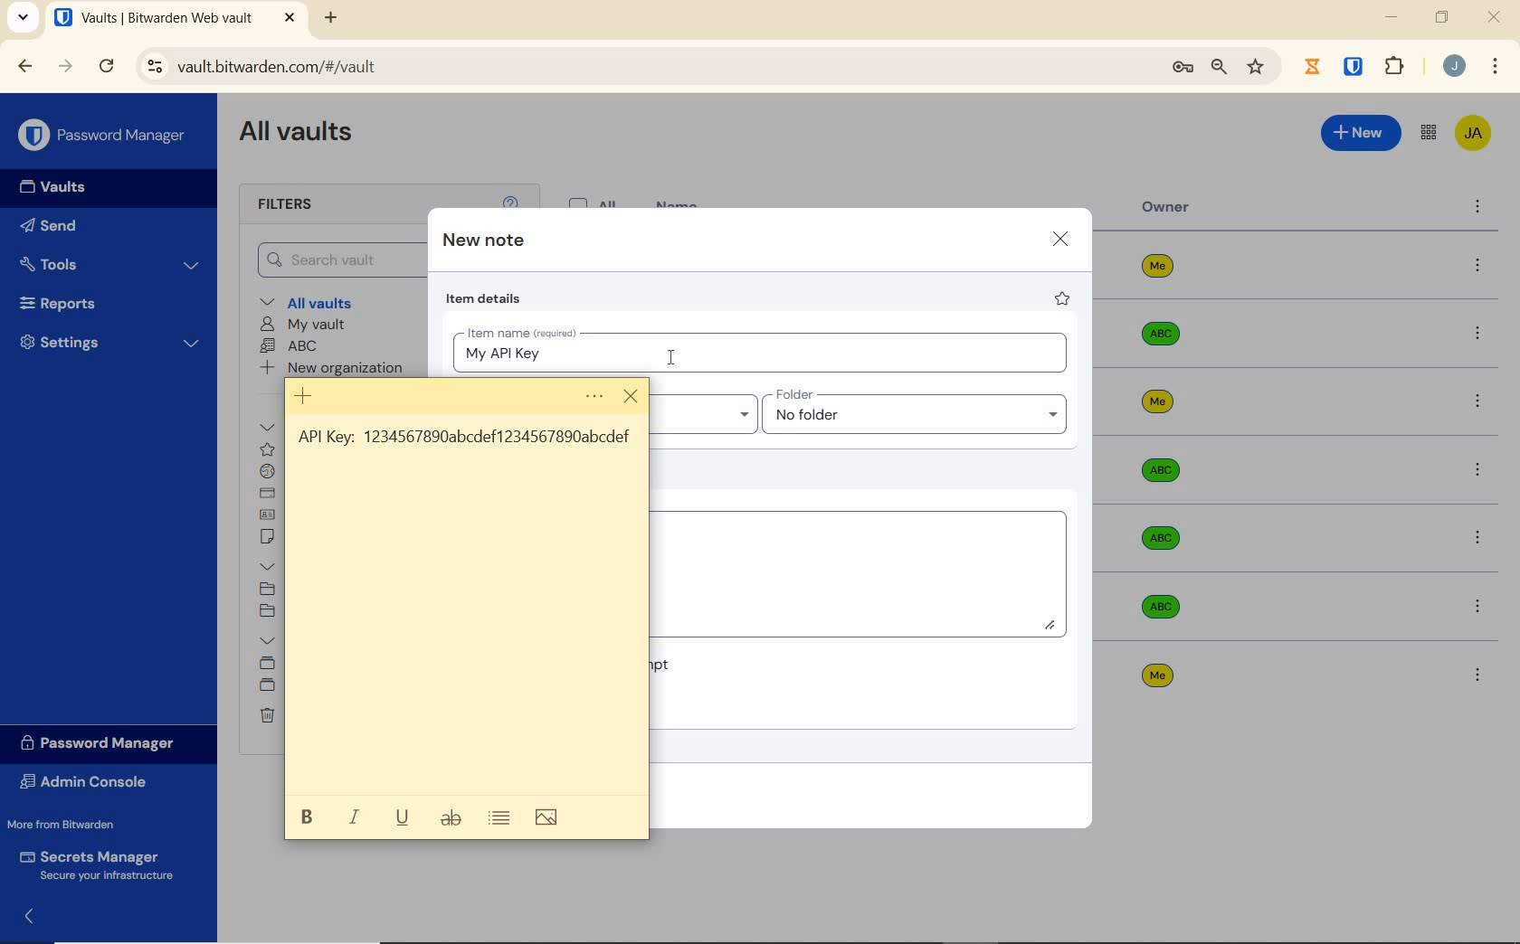  Describe the element at coordinates (1478, 267) in the screenshot. I see `more options` at that location.